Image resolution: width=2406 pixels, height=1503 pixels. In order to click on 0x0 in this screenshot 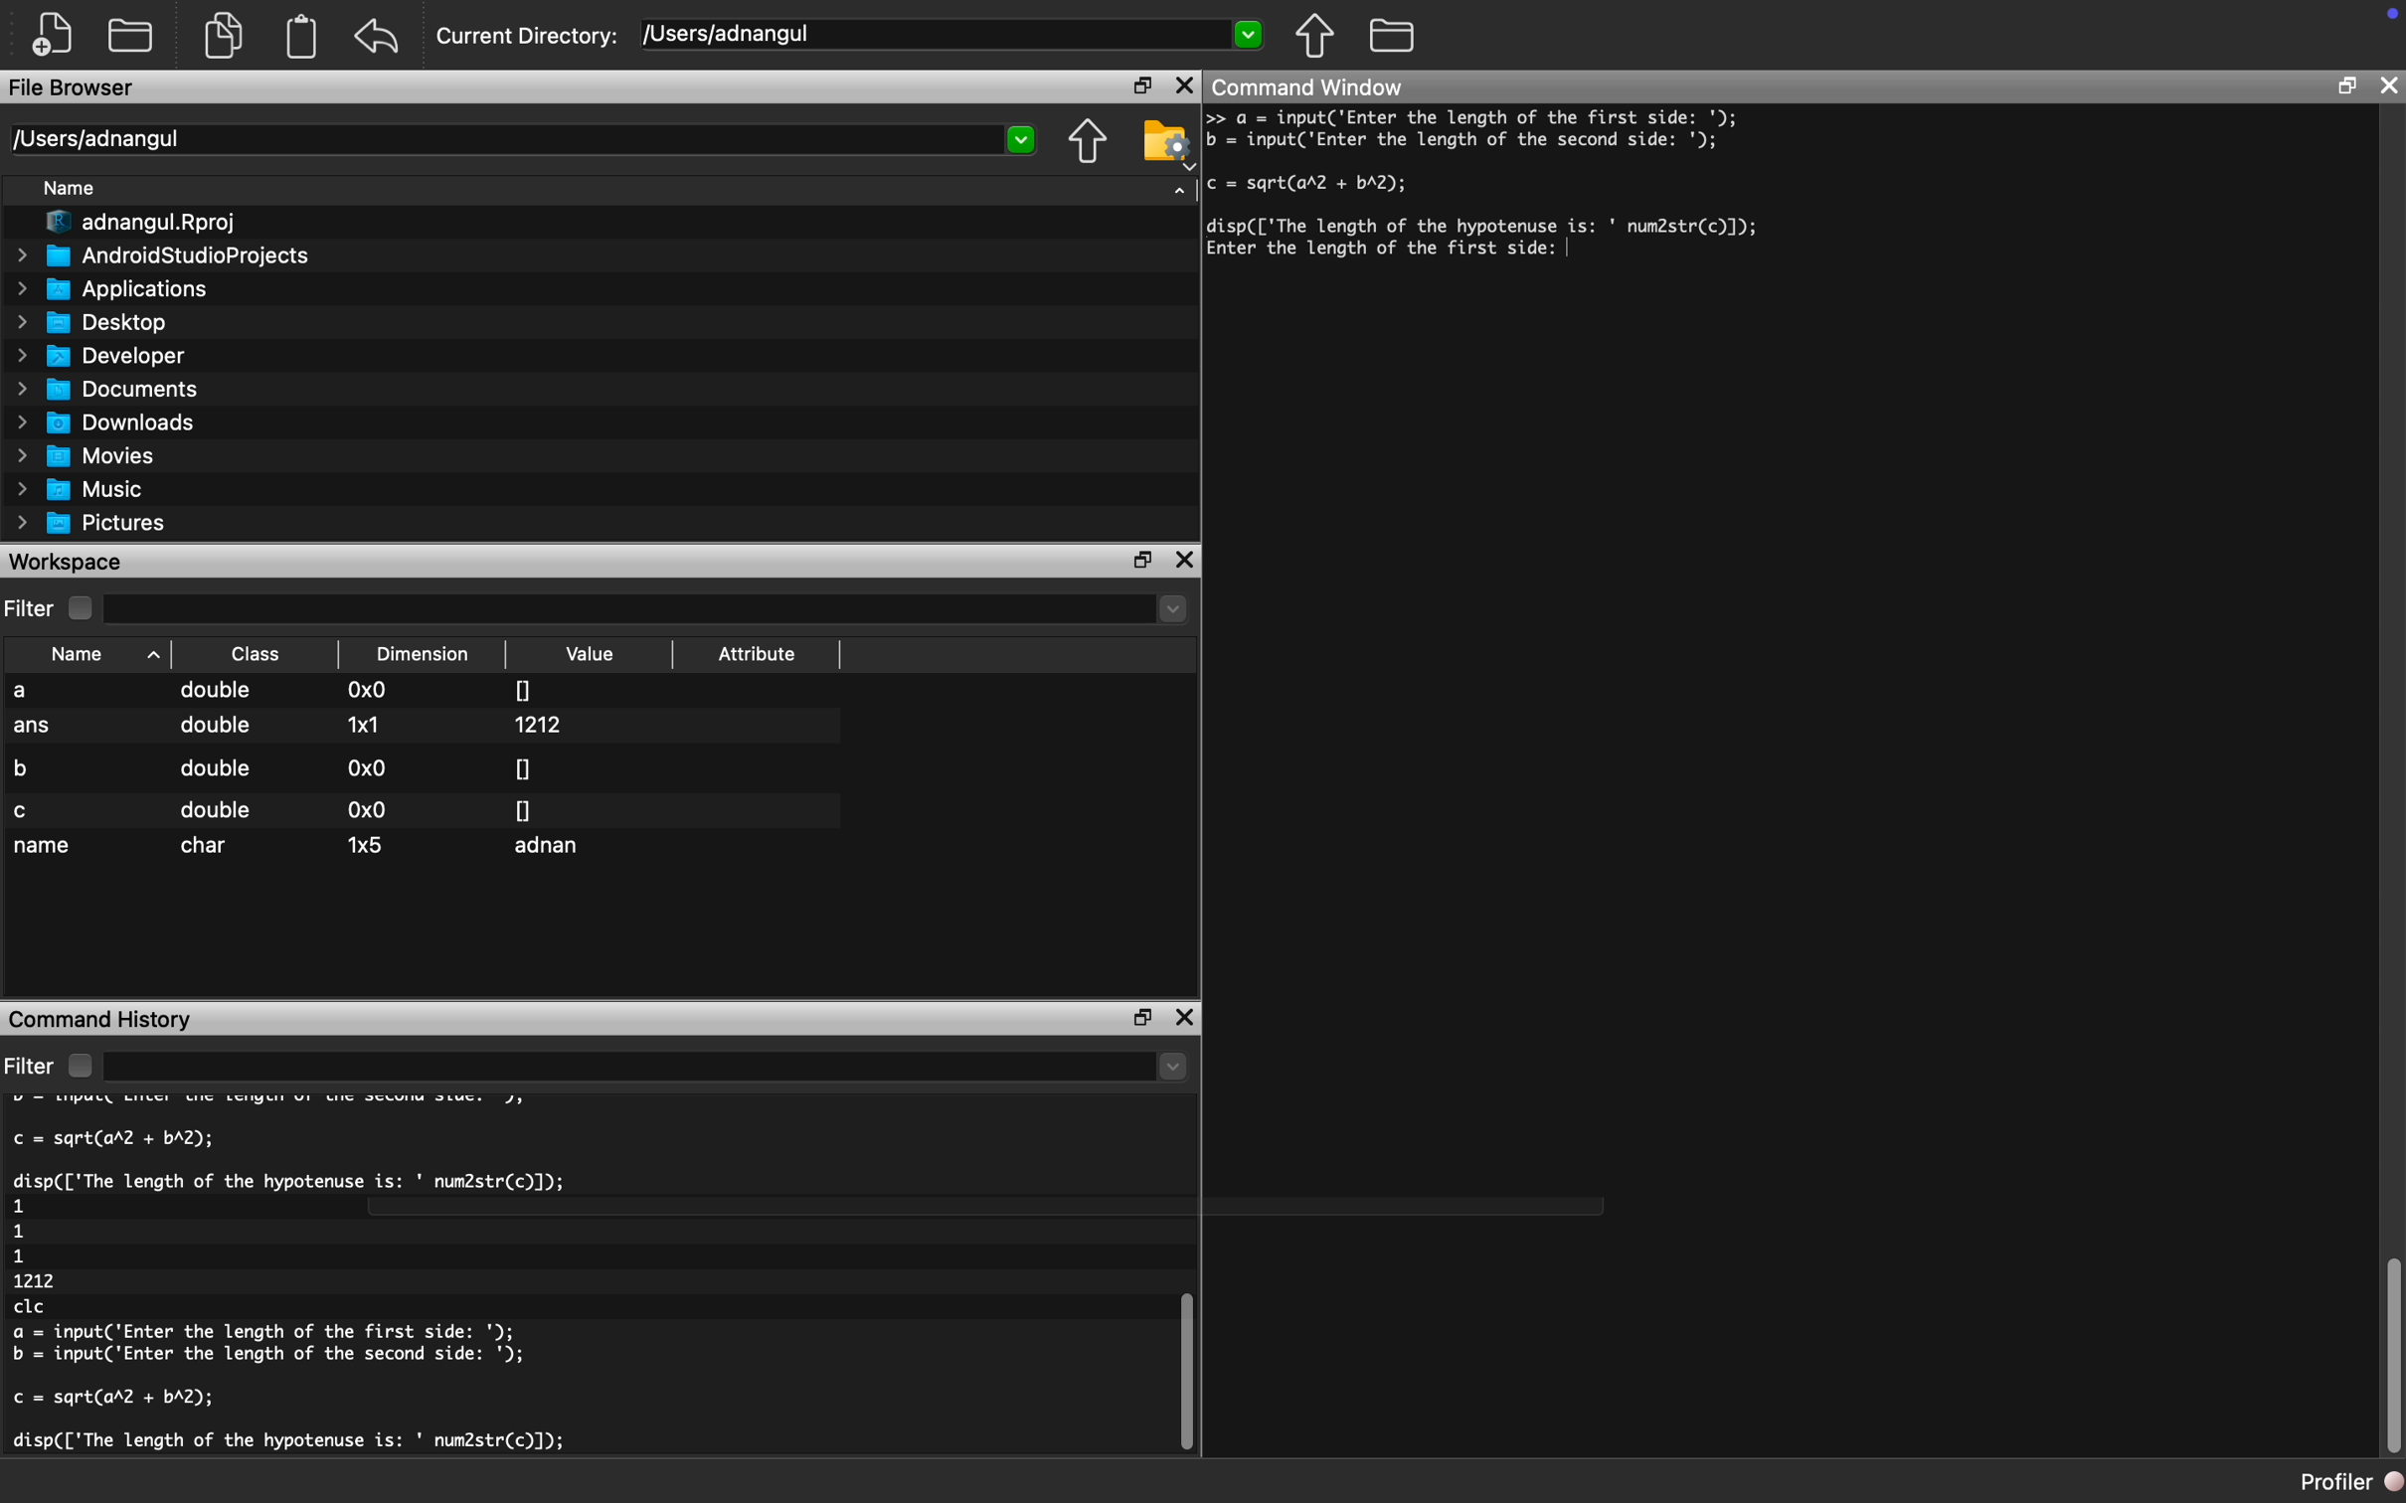, I will do `click(370, 692)`.